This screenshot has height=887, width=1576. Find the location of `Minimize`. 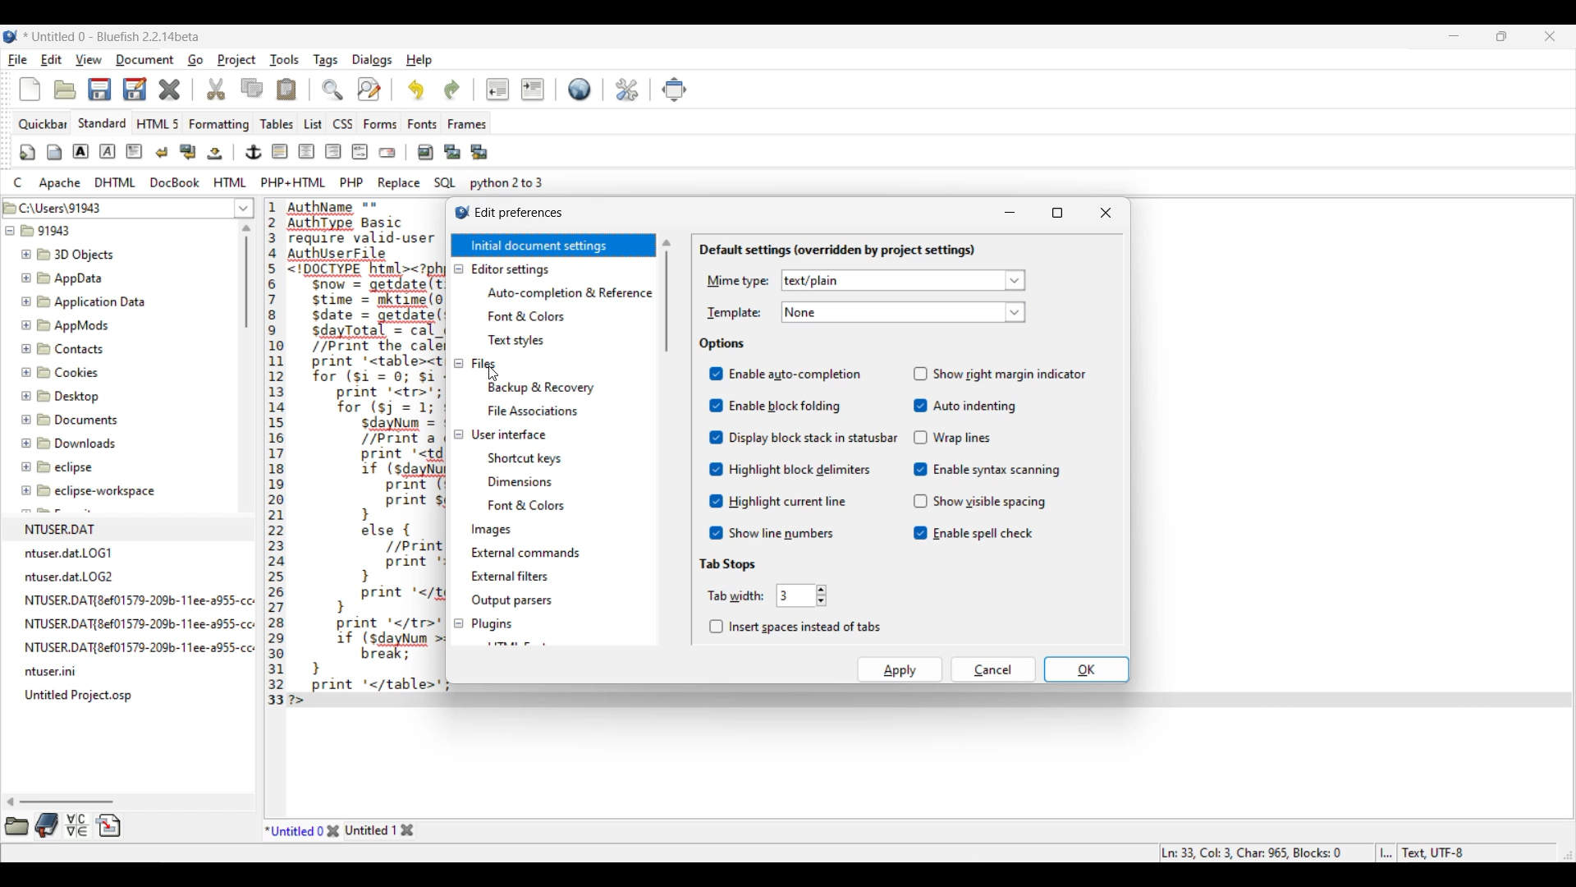

Minimize is located at coordinates (1010, 212).